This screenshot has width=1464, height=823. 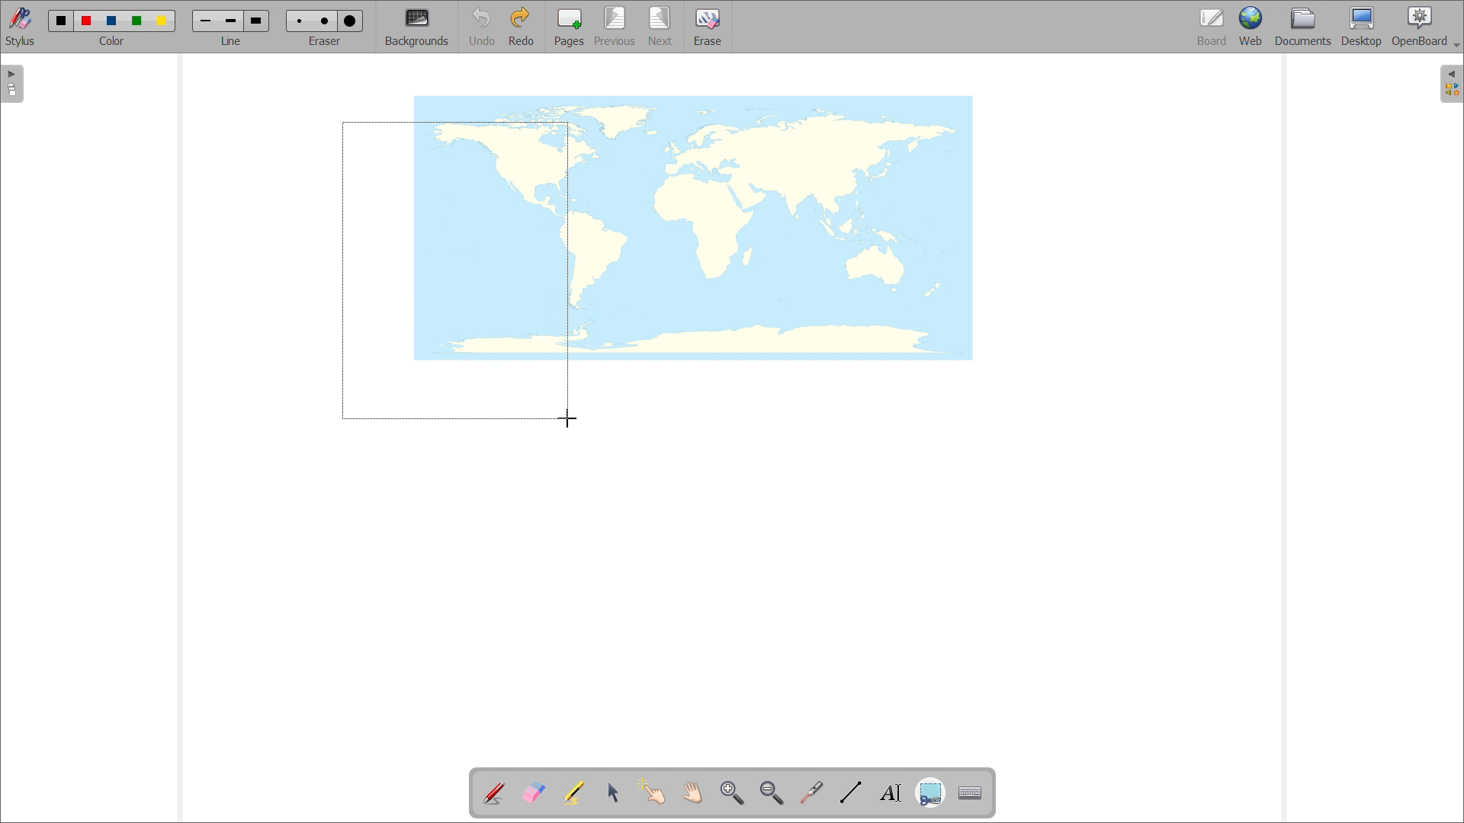 I want to click on open pages view, so click(x=12, y=84).